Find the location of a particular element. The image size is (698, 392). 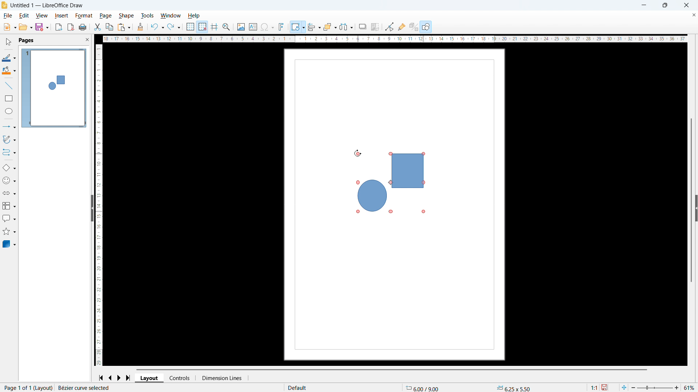

Go to last page  is located at coordinates (129, 378).